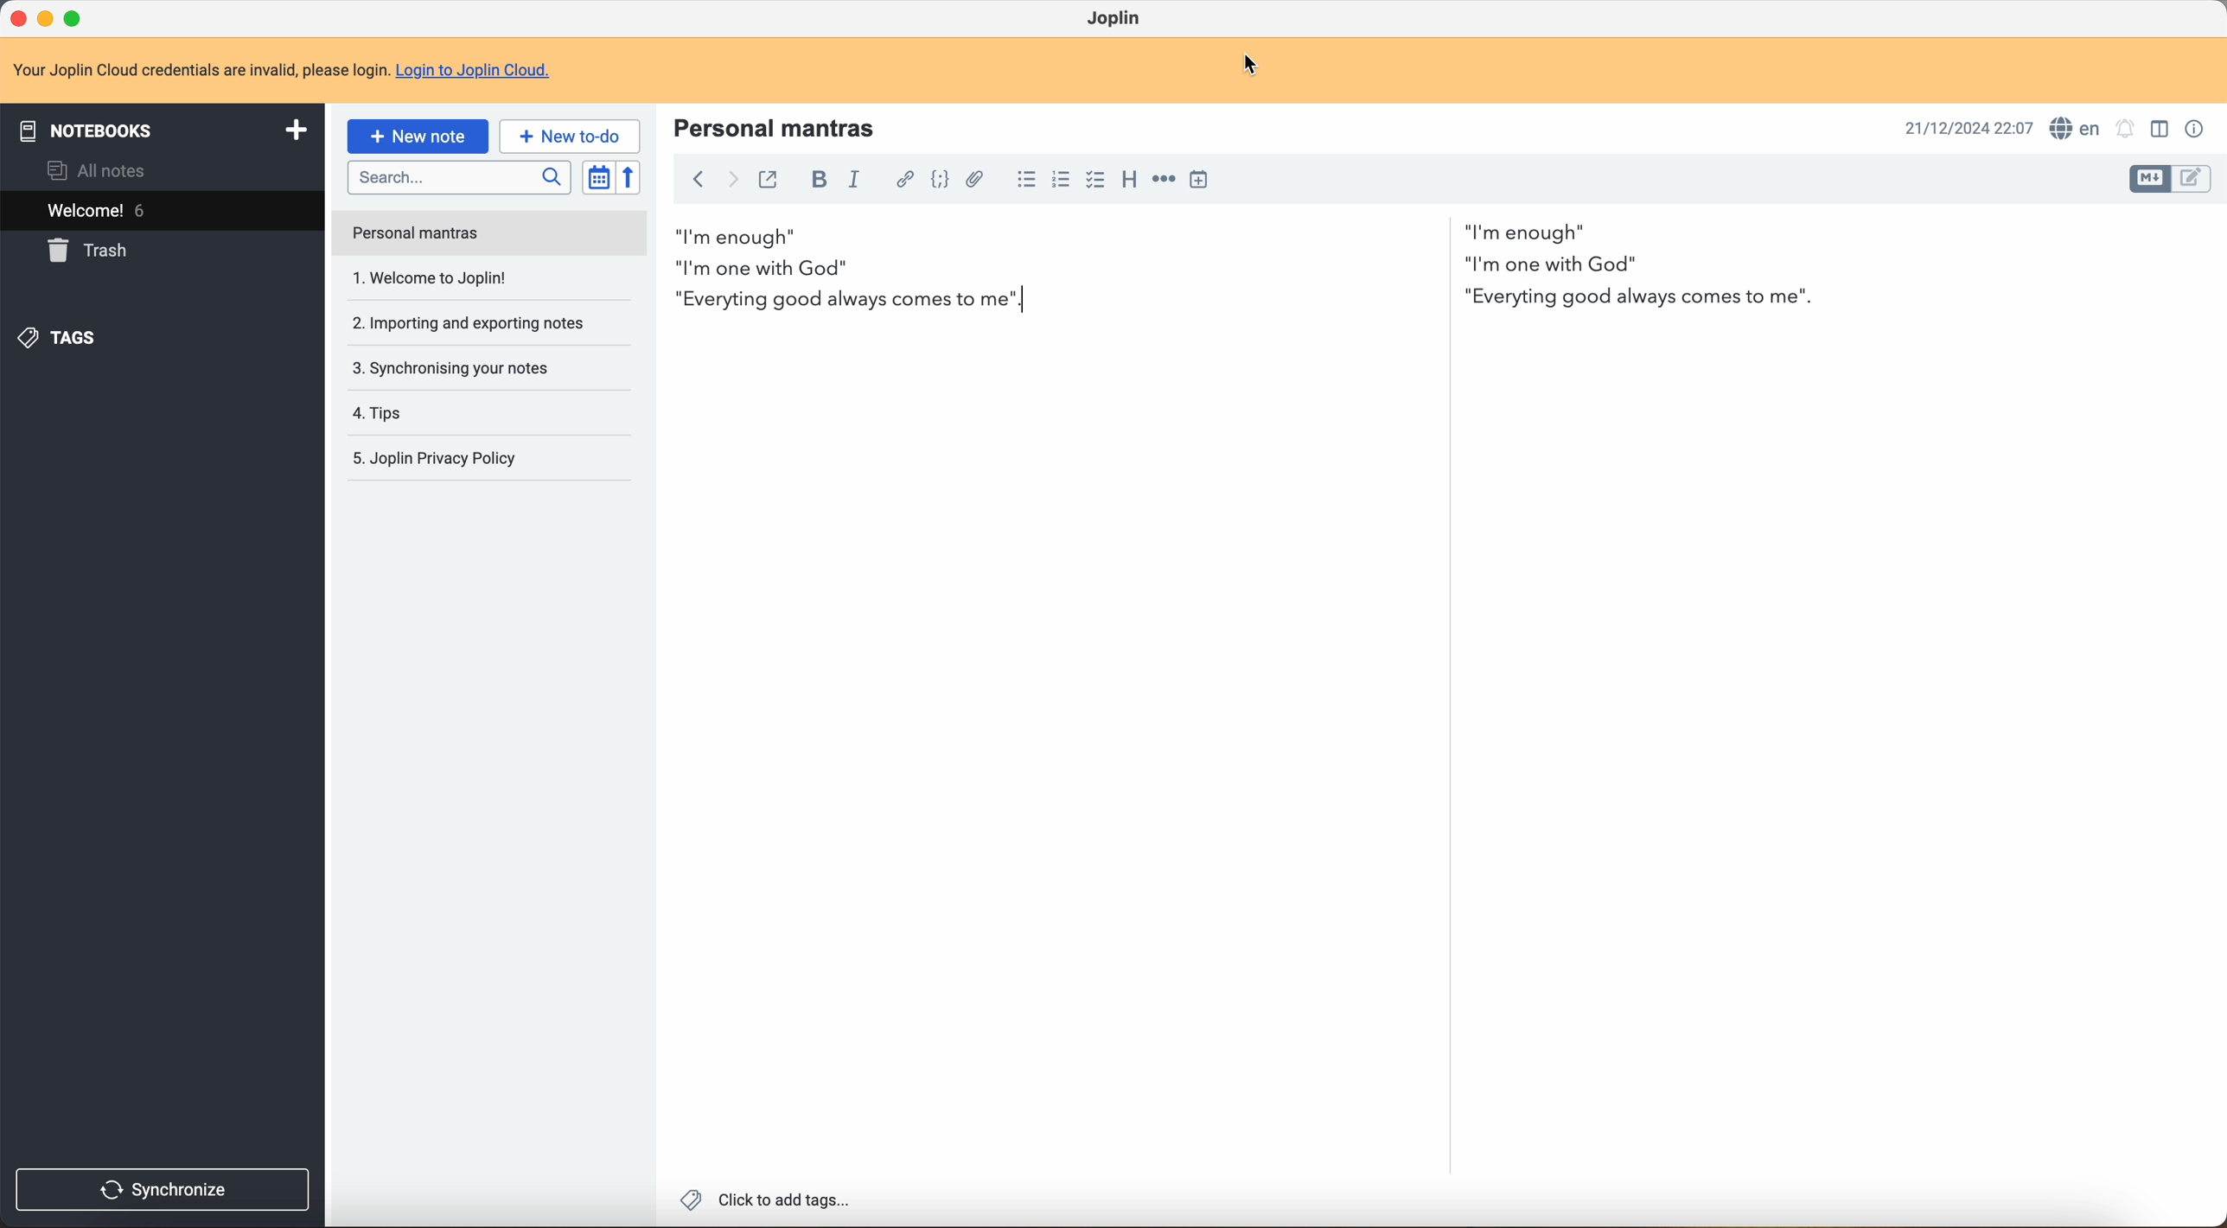 This screenshot has height=1228, width=2227. What do you see at coordinates (93, 171) in the screenshot?
I see `all notes` at bounding box center [93, 171].